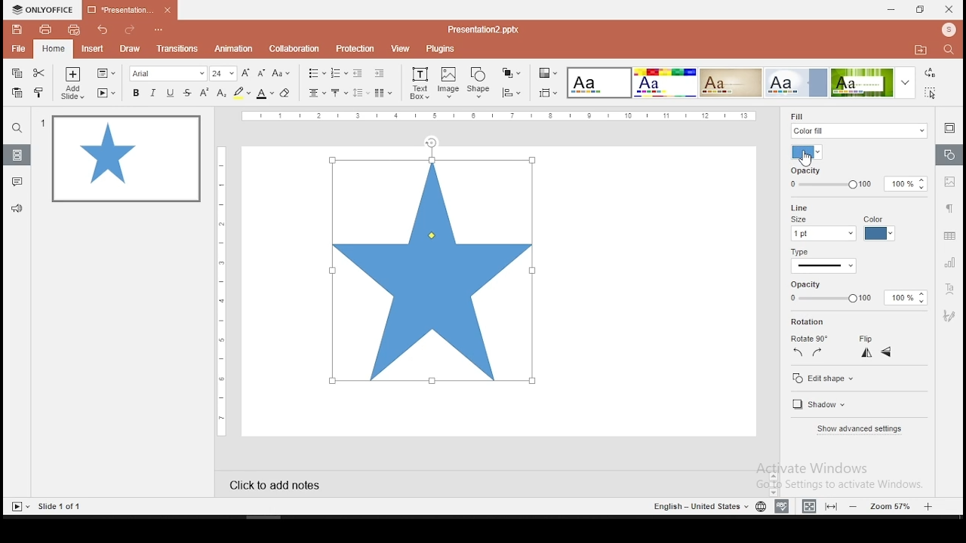 The width and height of the screenshot is (966, 543). Describe the element at coordinates (892, 11) in the screenshot. I see `minimize` at that location.